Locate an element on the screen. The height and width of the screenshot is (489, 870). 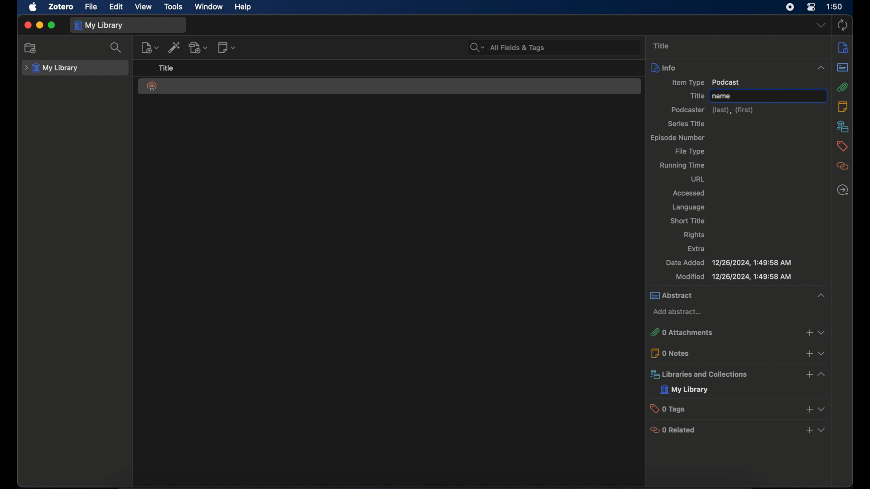
my library is located at coordinates (98, 25).